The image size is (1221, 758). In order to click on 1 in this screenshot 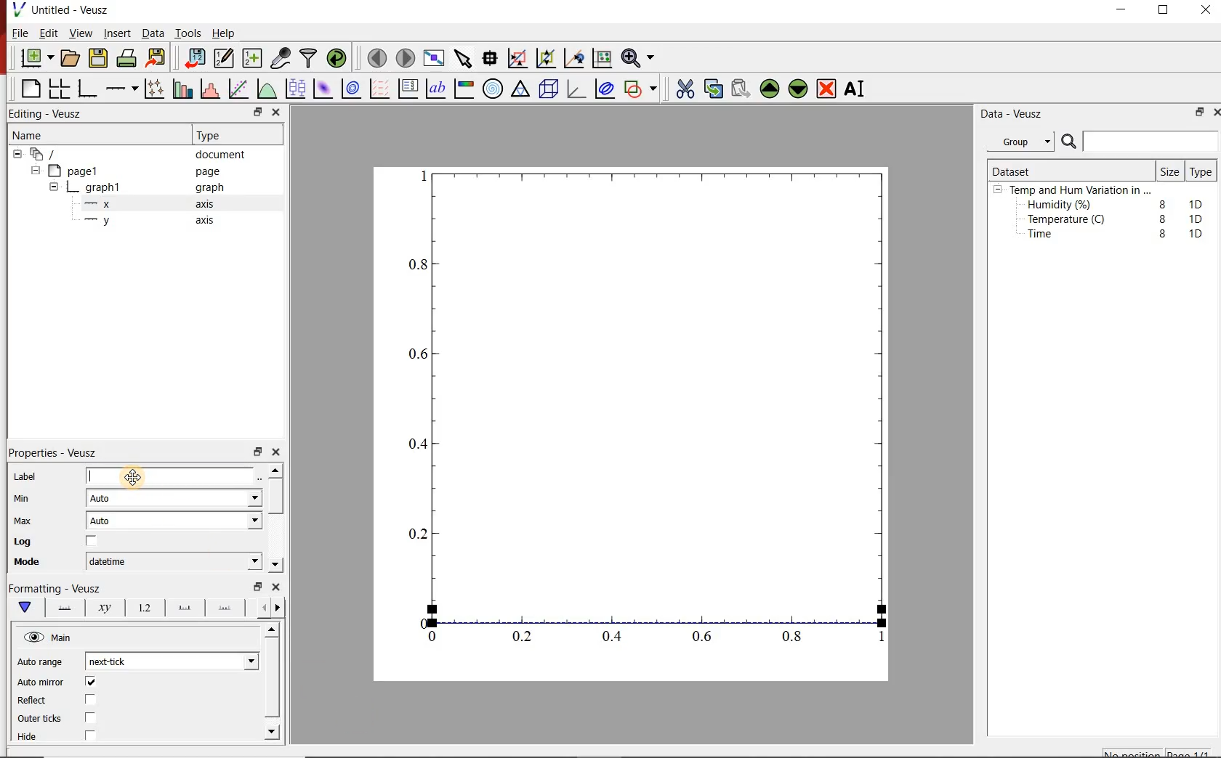, I will do `click(421, 174)`.